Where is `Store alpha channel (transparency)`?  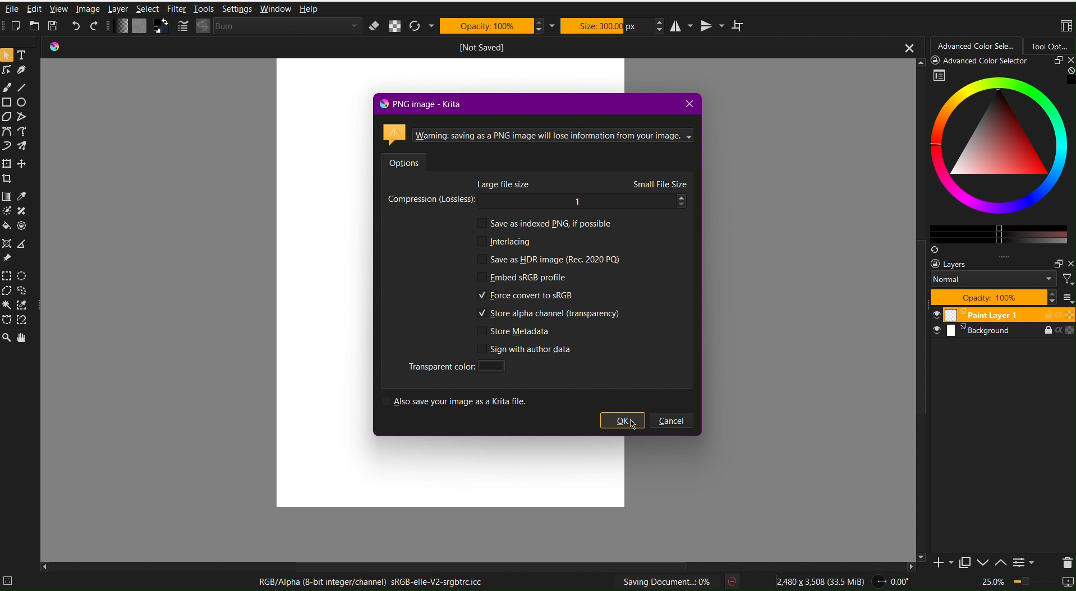 Store alpha channel (transparency) is located at coordinates (550, 314).